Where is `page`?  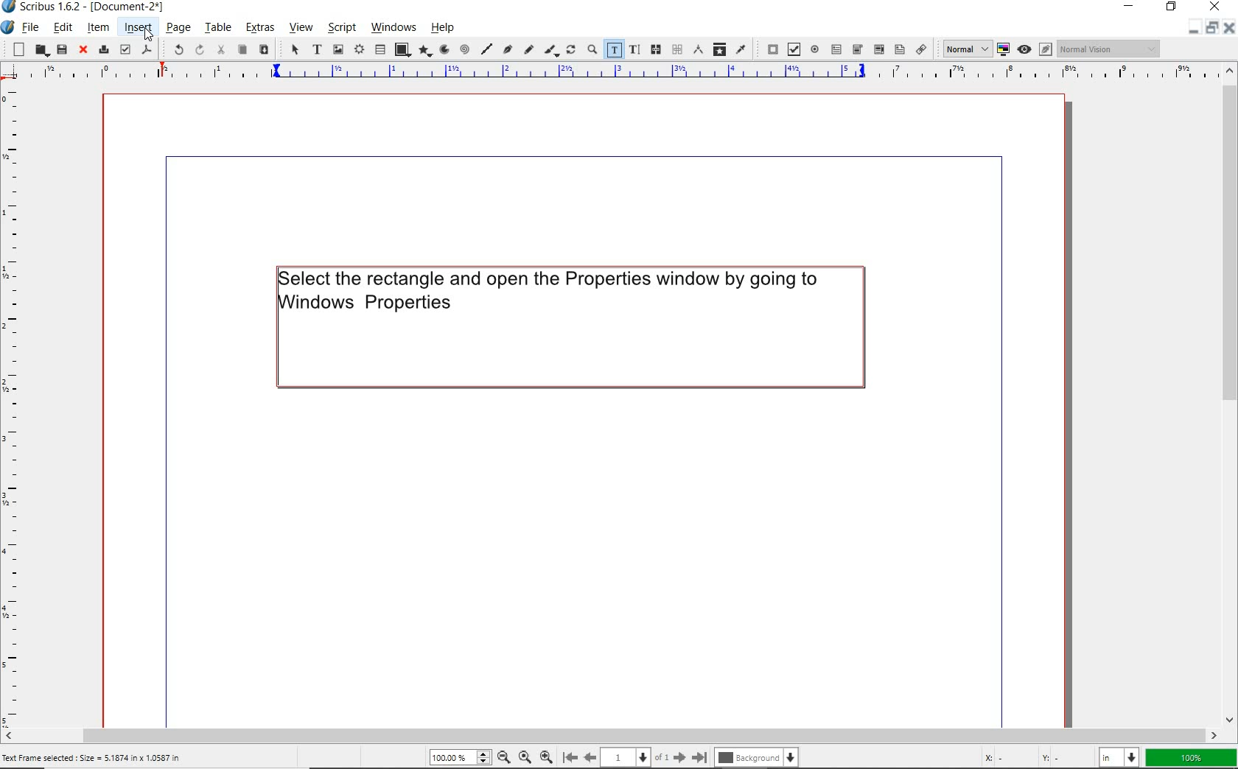
page is located at coordinates (177, 27).